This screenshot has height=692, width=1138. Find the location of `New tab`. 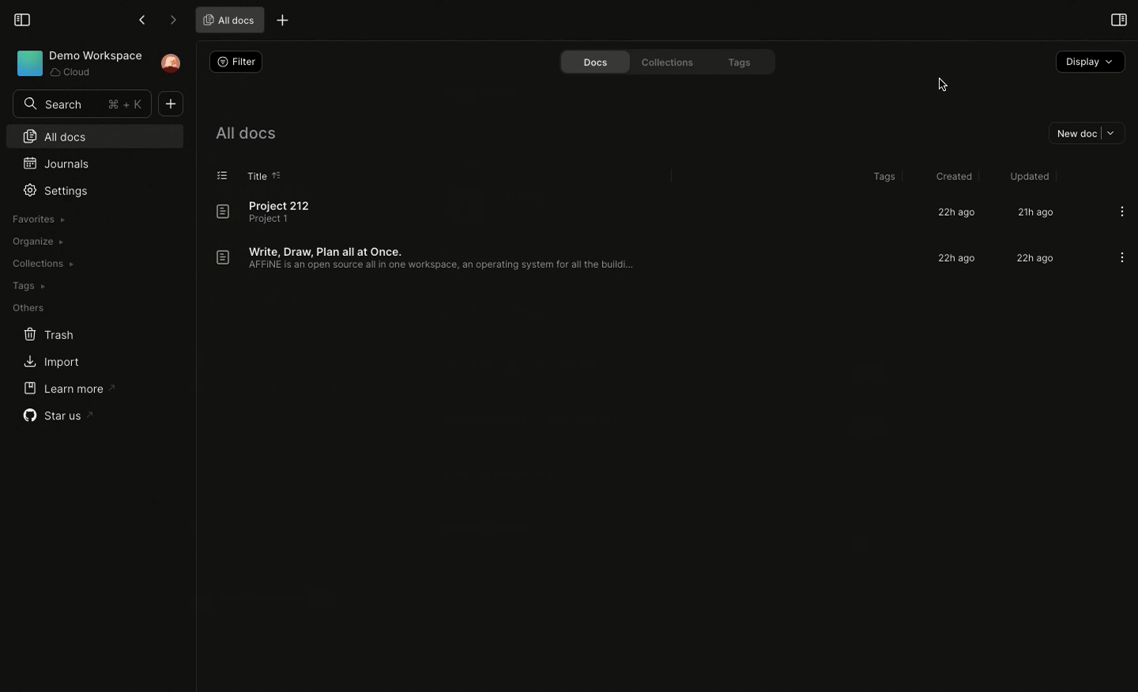

New tab is located at coordinates (283, 19).